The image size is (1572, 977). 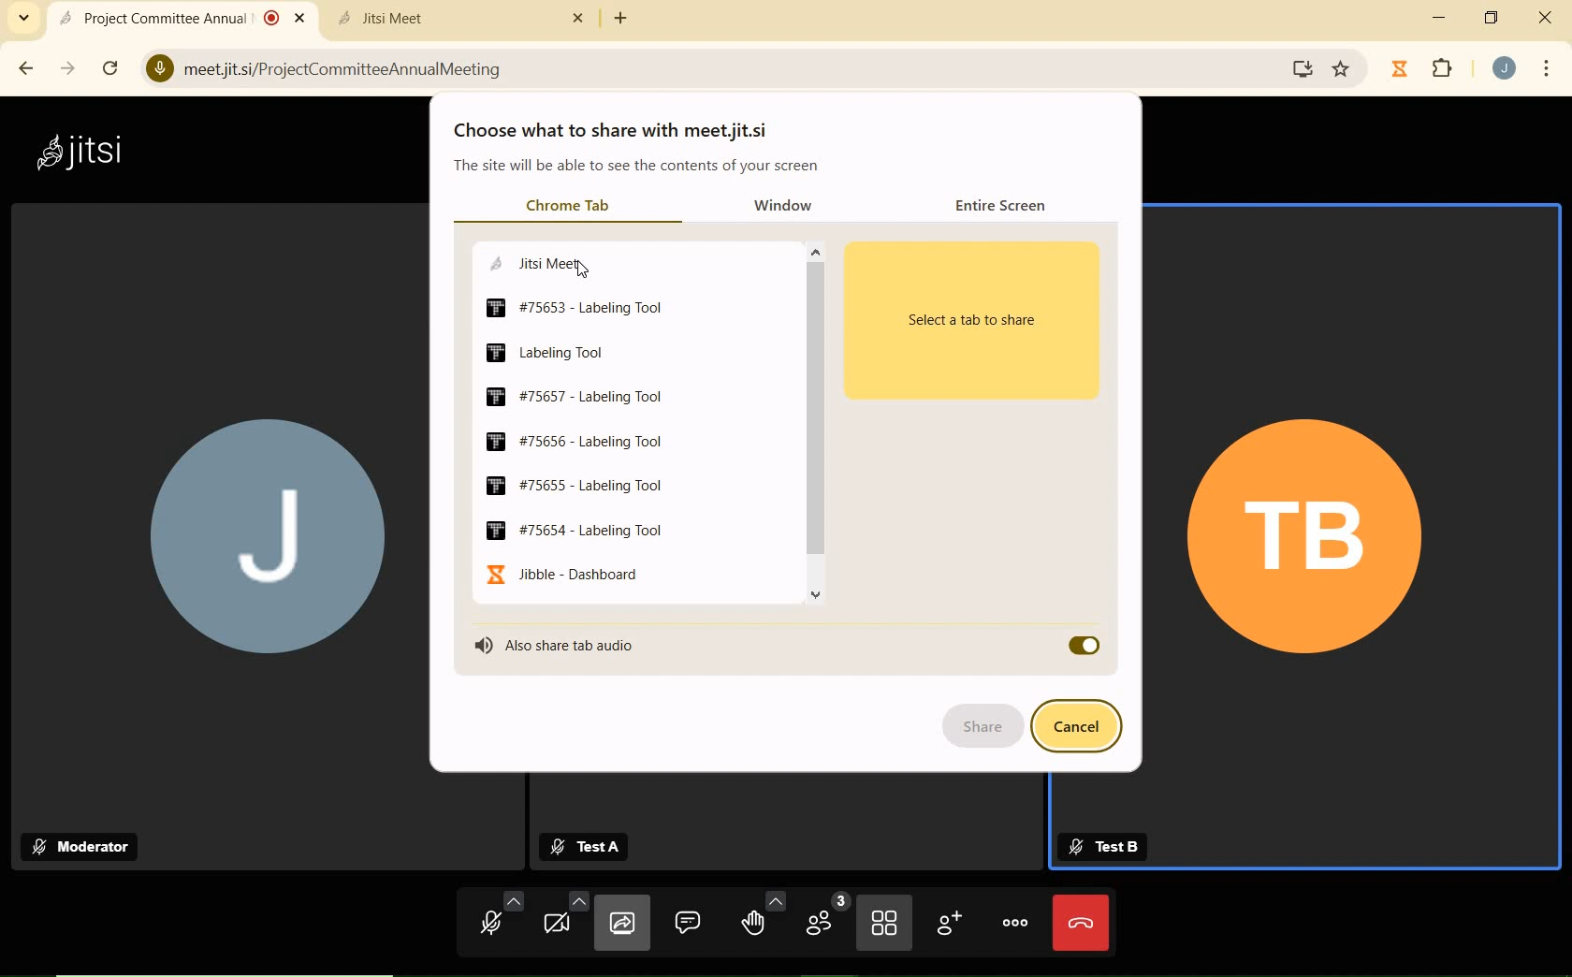 What do you see at coordinates (563, 918) in the screenshot?
I see `camera` at bounding box center [563, 918].